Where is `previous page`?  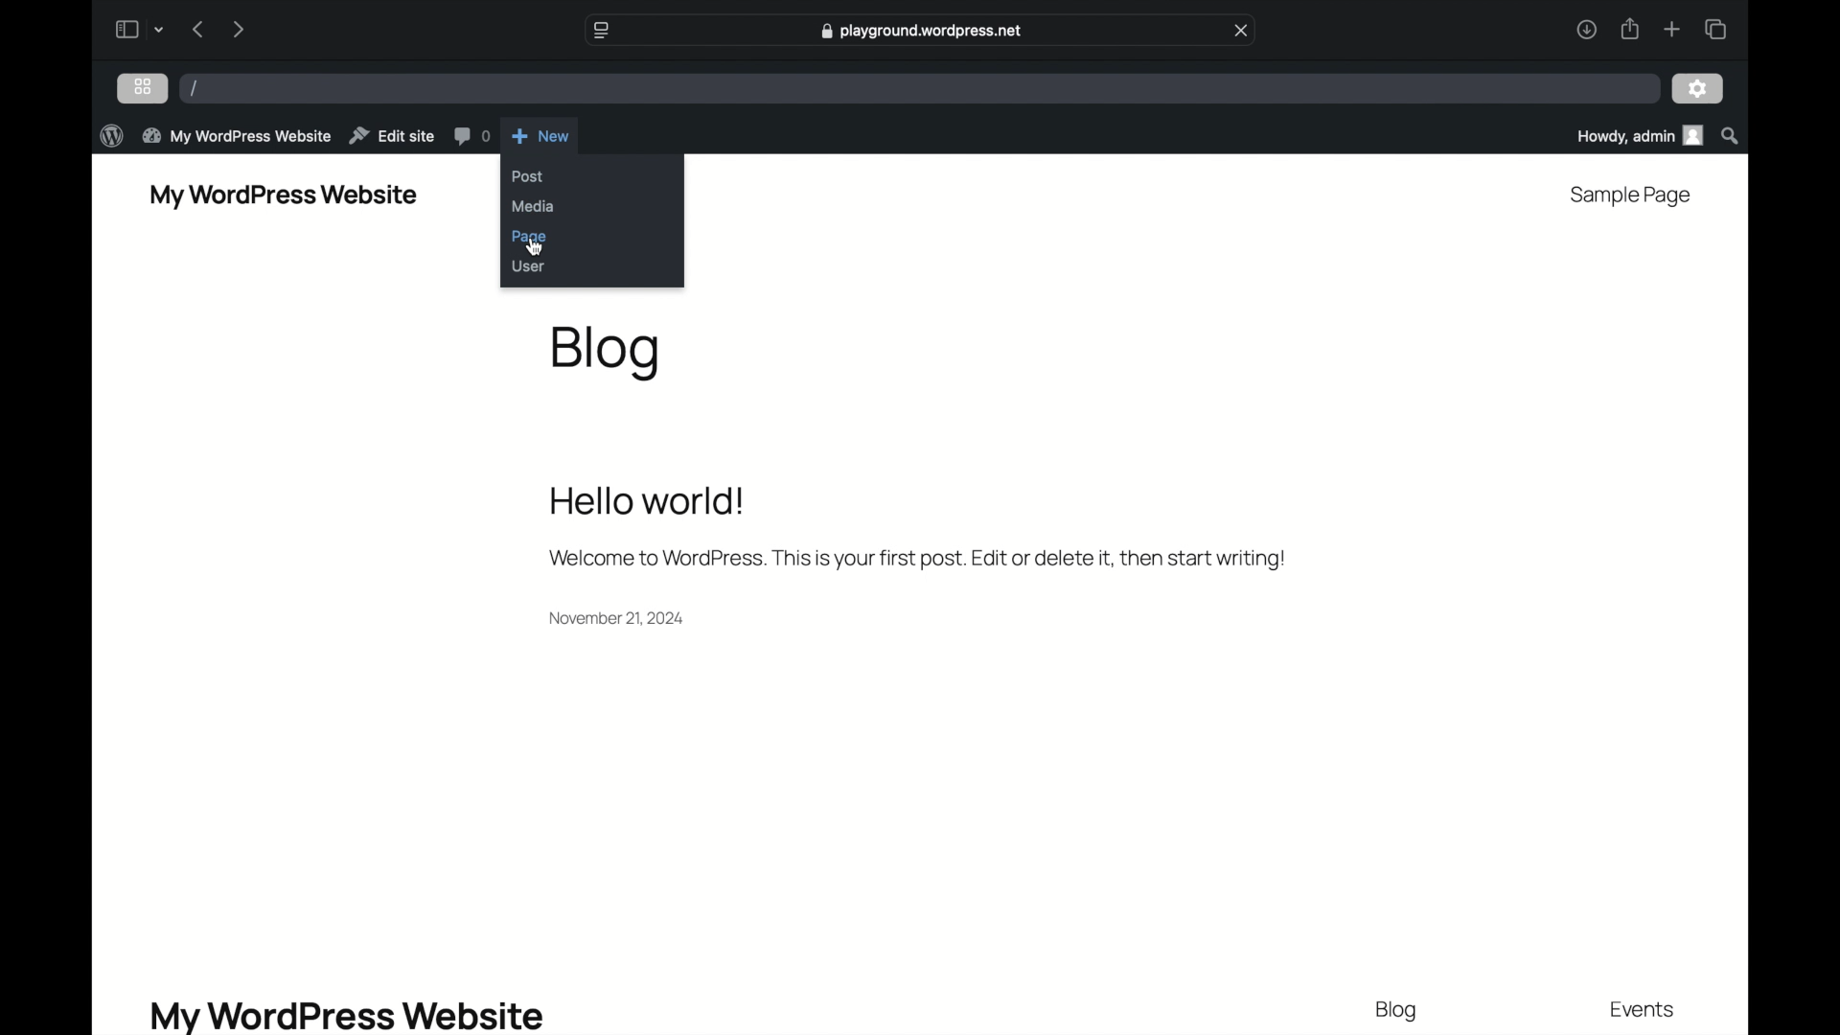
previous page is located at coordinates (199, 29).